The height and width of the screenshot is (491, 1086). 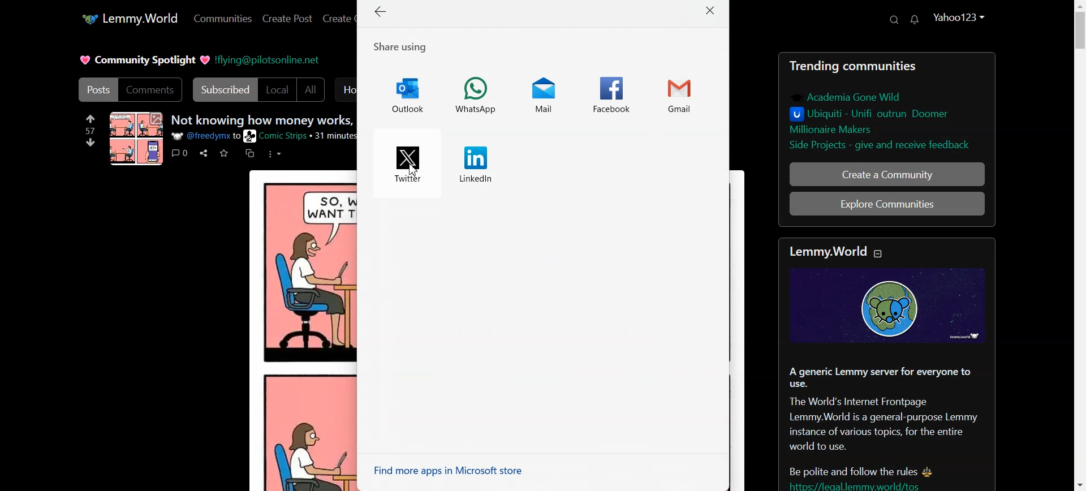 I want to click on Twitter, so click(x=405, y=163).